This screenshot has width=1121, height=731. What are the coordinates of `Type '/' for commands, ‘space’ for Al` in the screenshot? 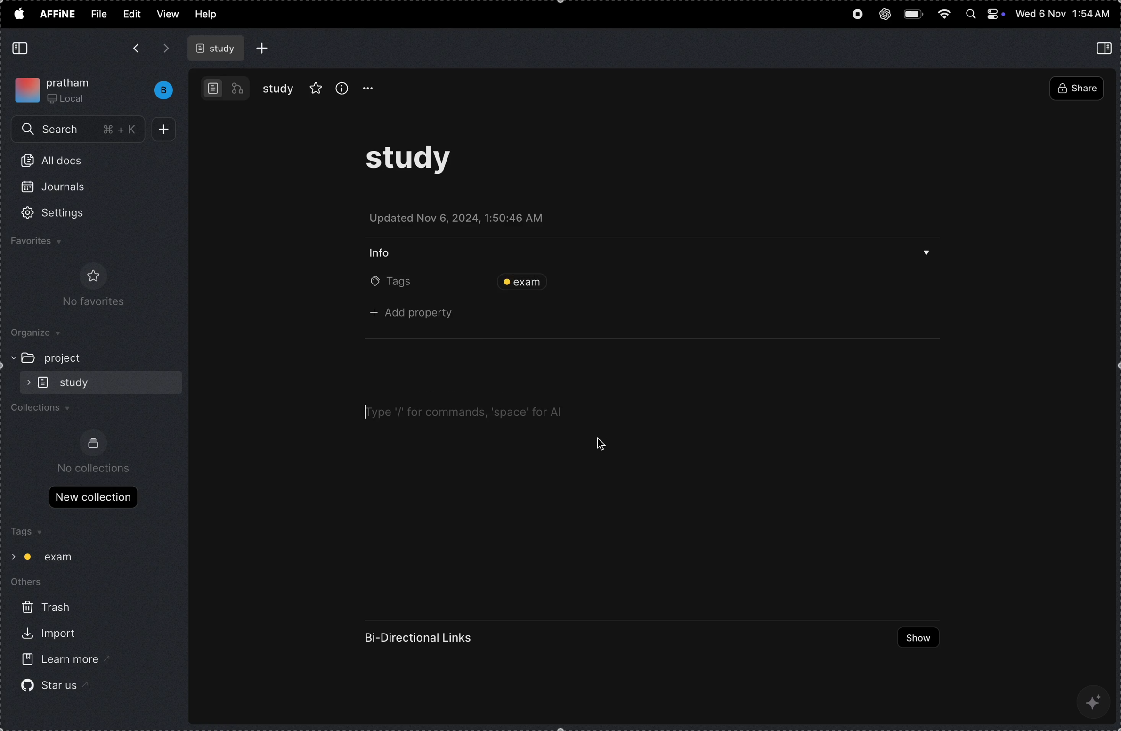 It's located at (461, 409).